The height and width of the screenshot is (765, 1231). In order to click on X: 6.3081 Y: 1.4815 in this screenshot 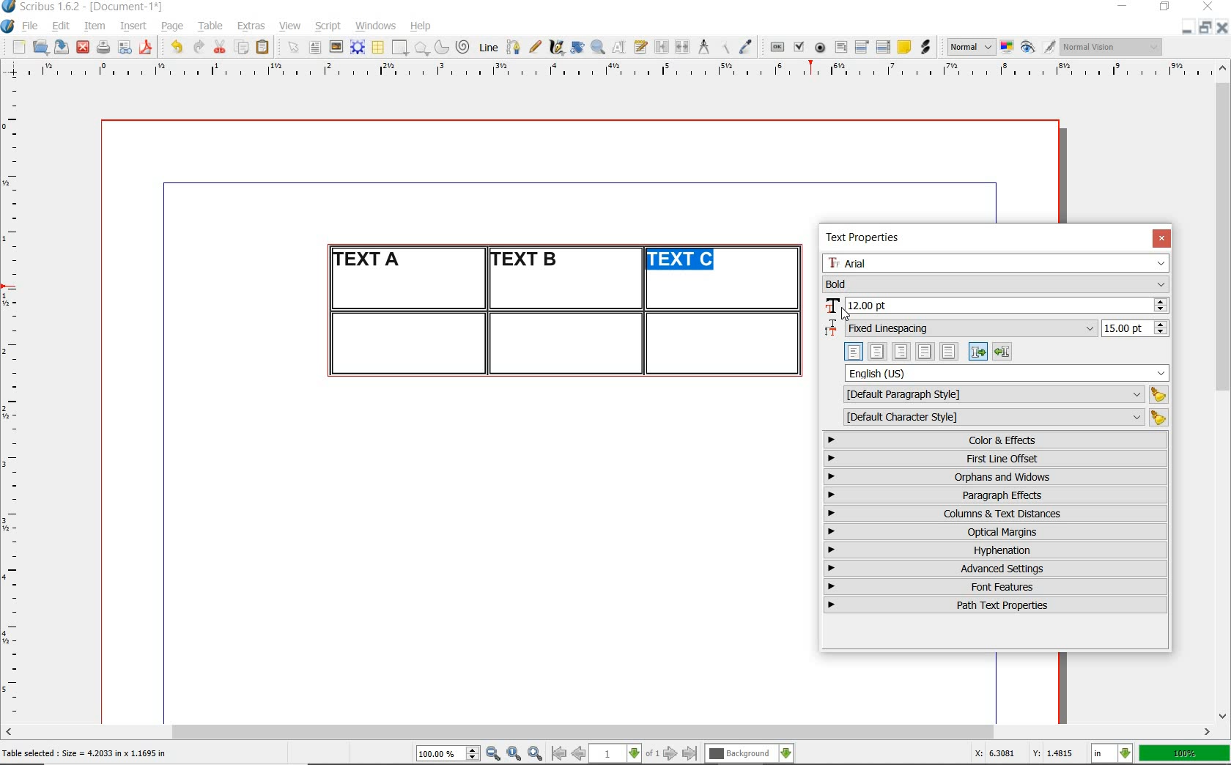, I will do `click(1027, 753)`.